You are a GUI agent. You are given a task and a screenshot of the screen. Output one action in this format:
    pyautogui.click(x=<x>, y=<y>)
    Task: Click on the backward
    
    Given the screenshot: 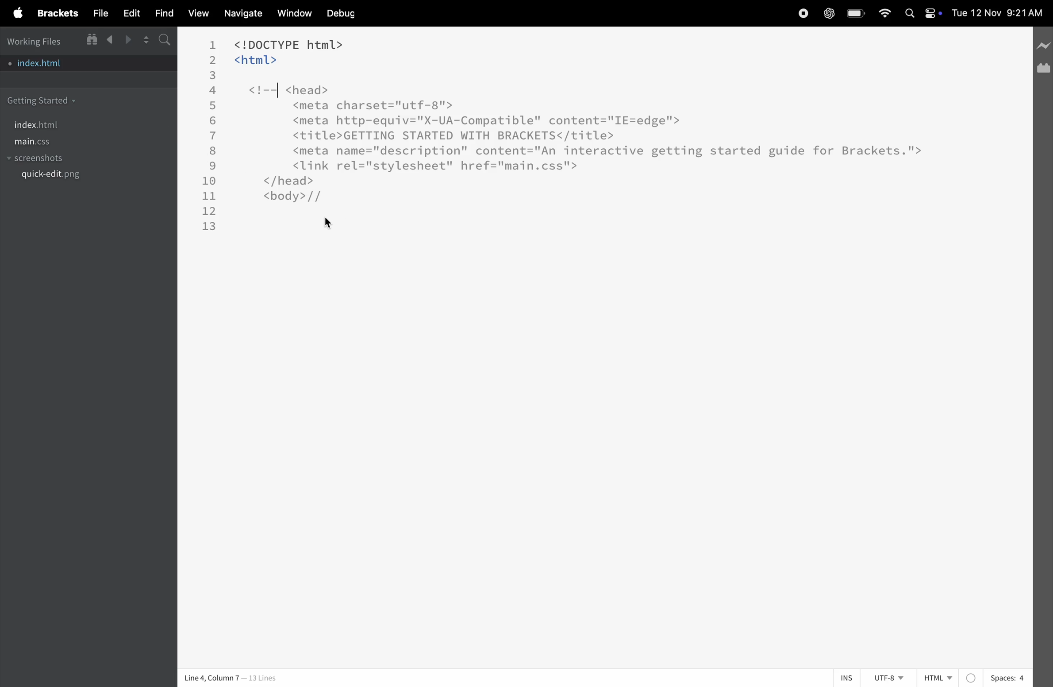 What is the action you would take?
    pyautogui.click(x=110, y=40)
    